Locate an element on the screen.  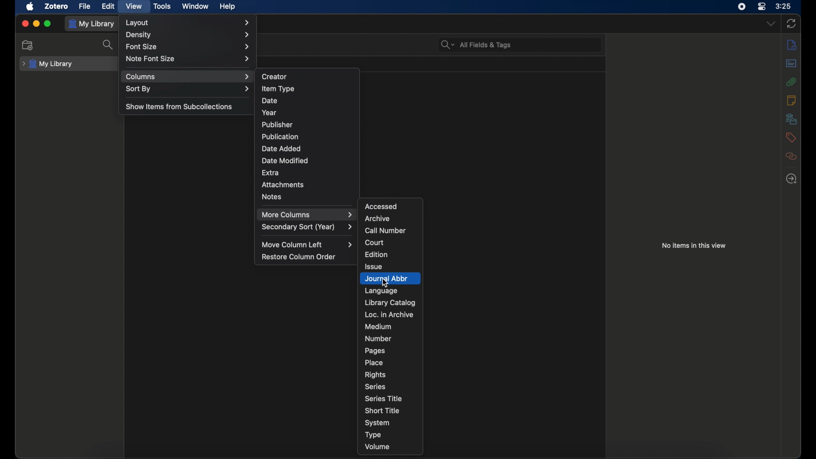
date is located at coordinates (269, 100).